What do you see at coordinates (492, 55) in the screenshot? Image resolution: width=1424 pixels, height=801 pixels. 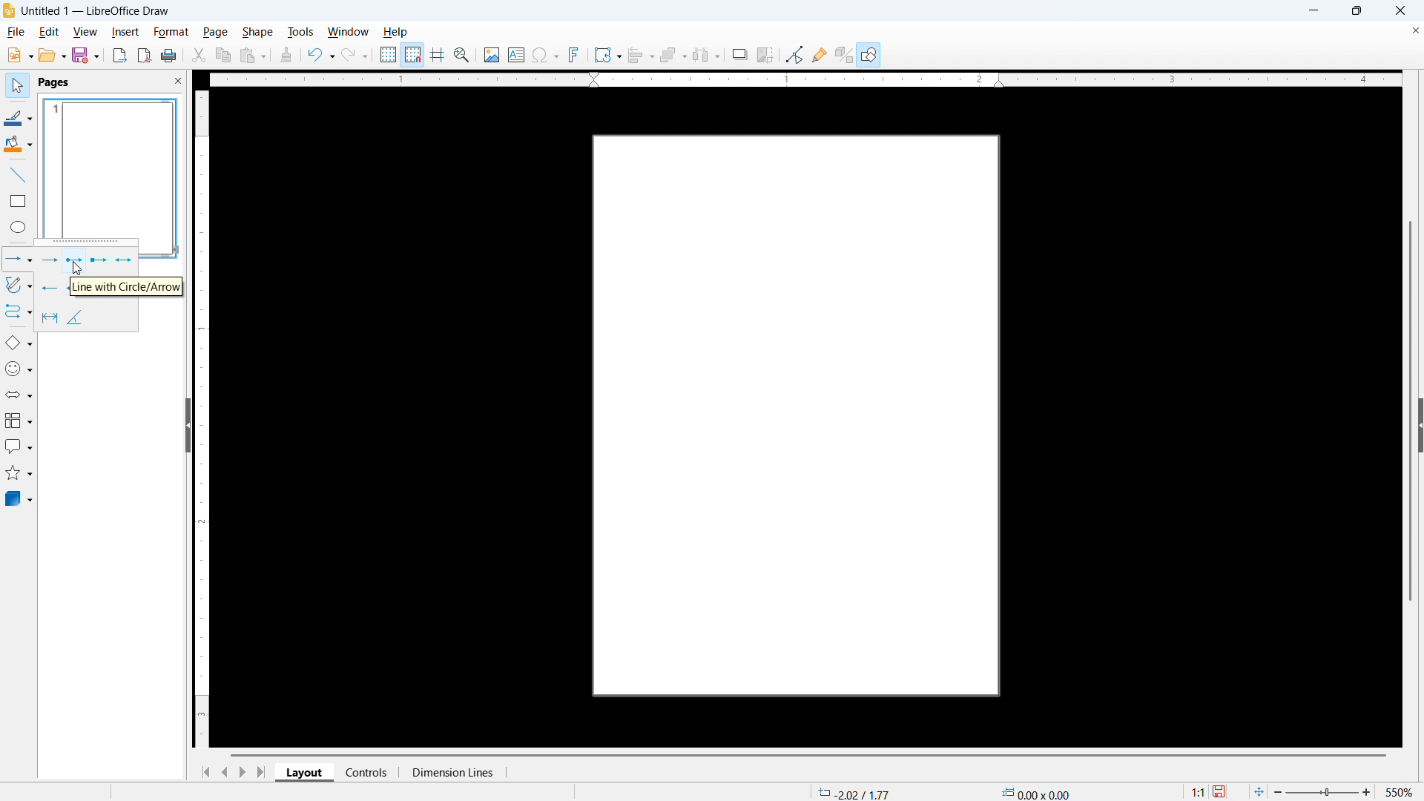 I see `Insert image ` at bounding box center [492, 55].